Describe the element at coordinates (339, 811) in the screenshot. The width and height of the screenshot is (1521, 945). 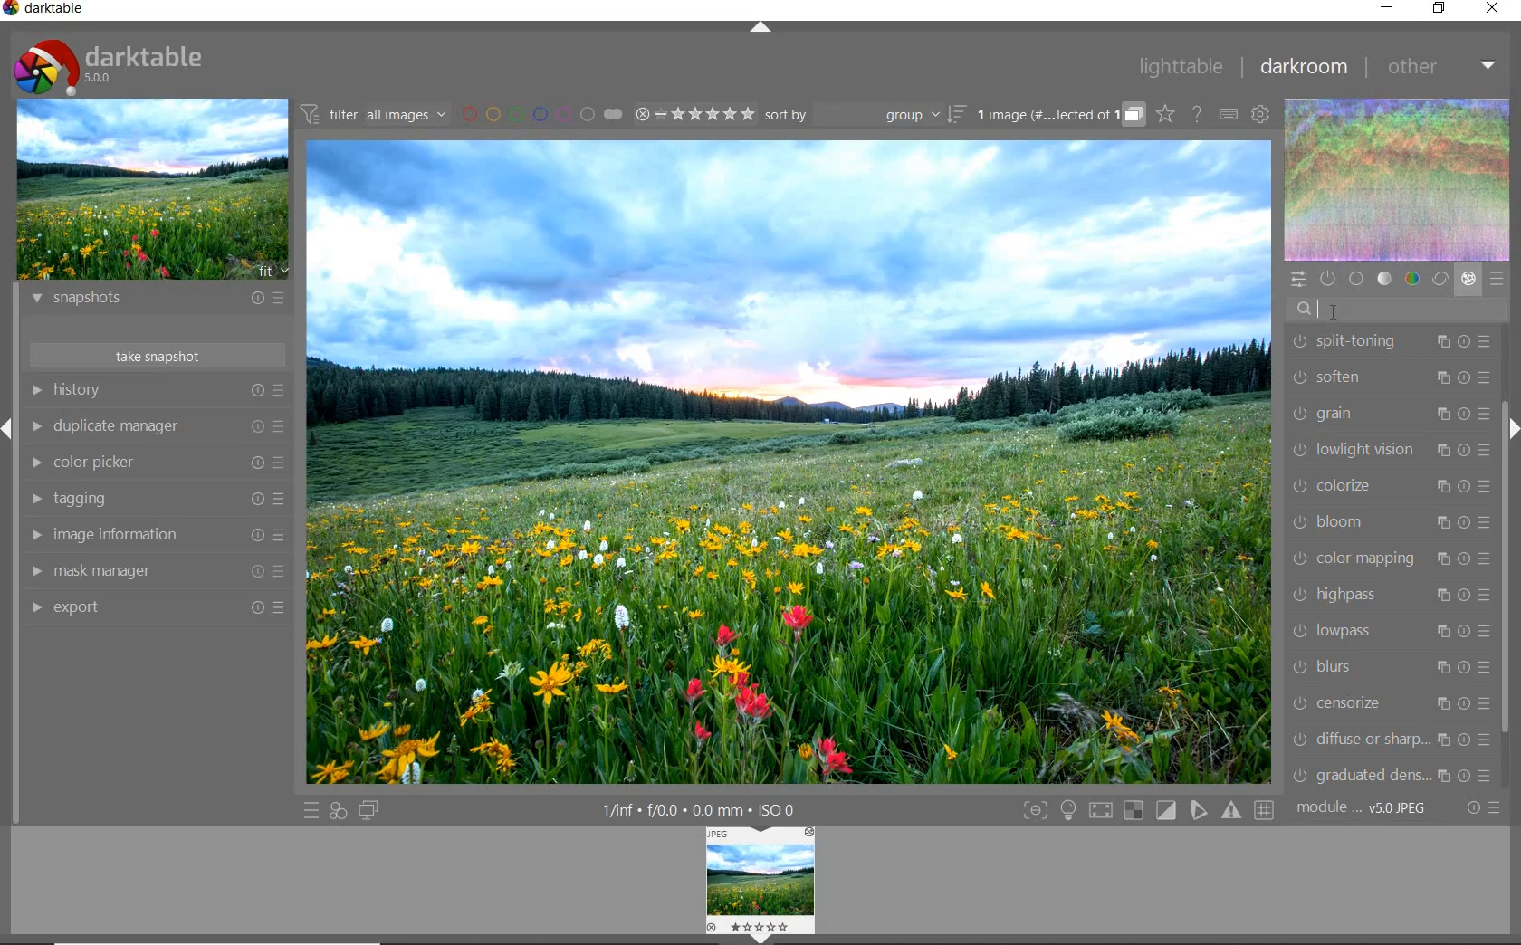
I see `quick access for applying any of your styles` at that location.